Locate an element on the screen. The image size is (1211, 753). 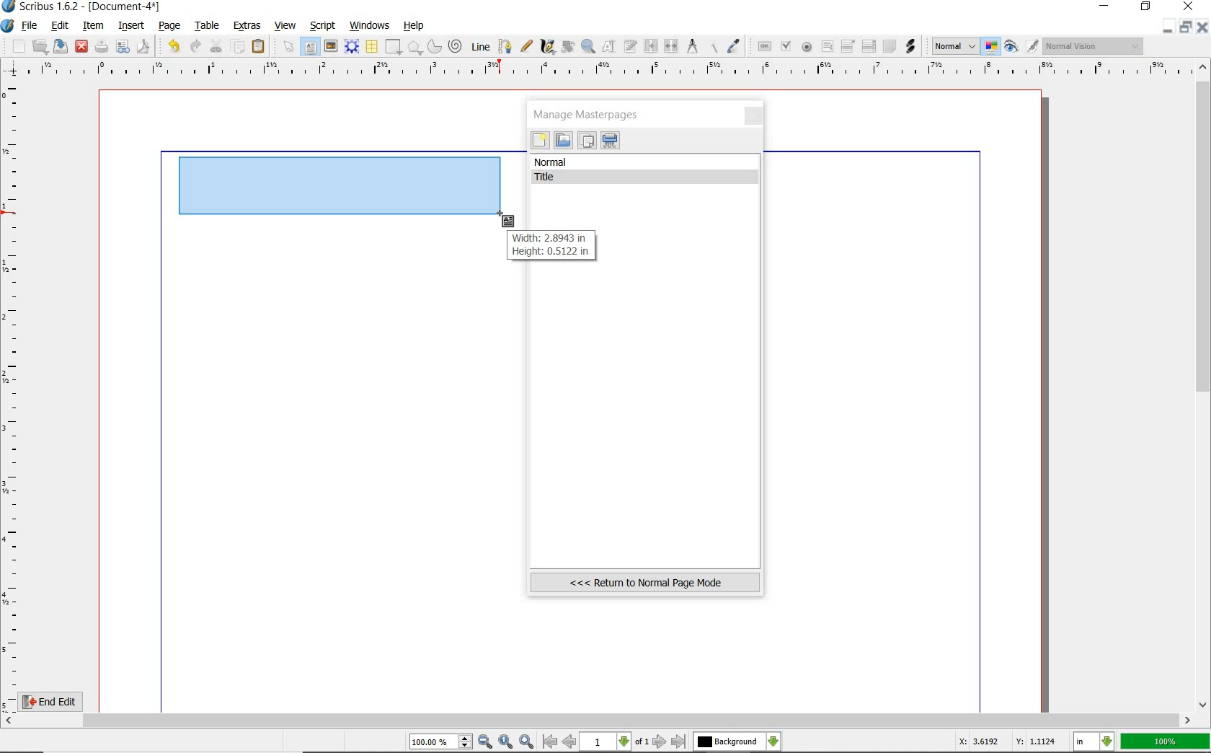
zoom in or zoom out is located at coordinates (588, 46).